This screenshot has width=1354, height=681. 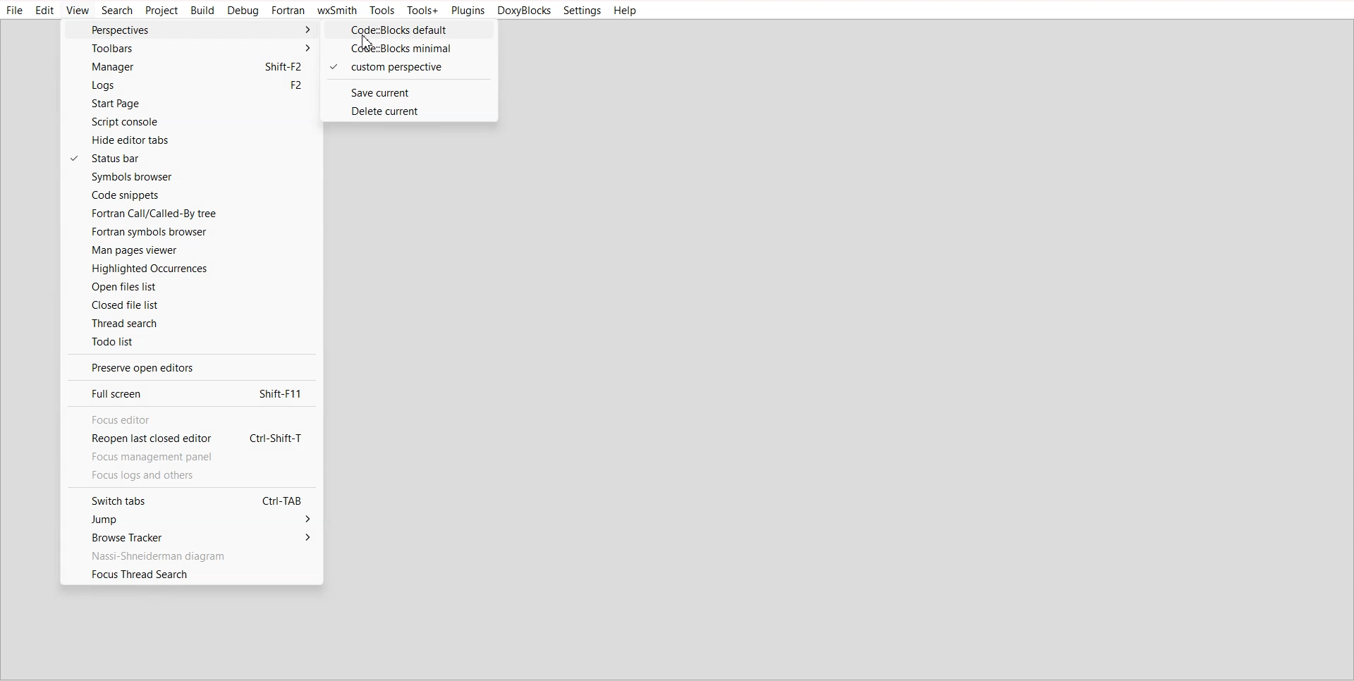 I want to click on Browse Tracker, so click(x=188, y=537).